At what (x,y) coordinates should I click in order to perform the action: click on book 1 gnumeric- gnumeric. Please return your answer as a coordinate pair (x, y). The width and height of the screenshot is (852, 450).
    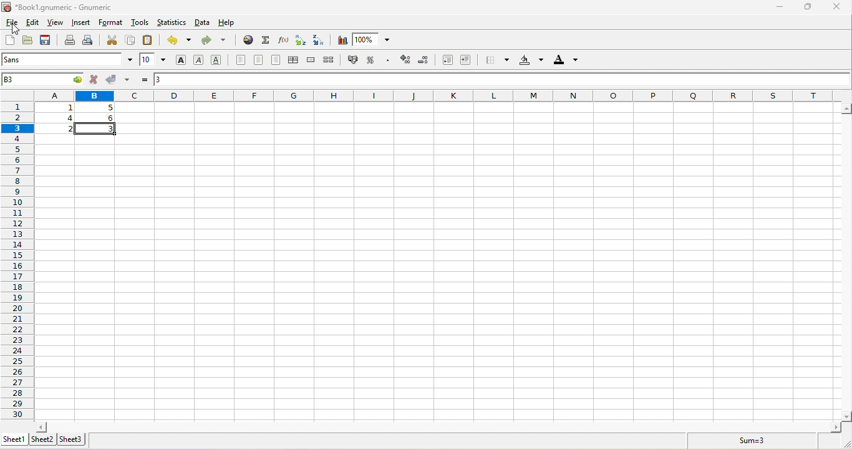
    Looking at the image, I should click on (64, 6).